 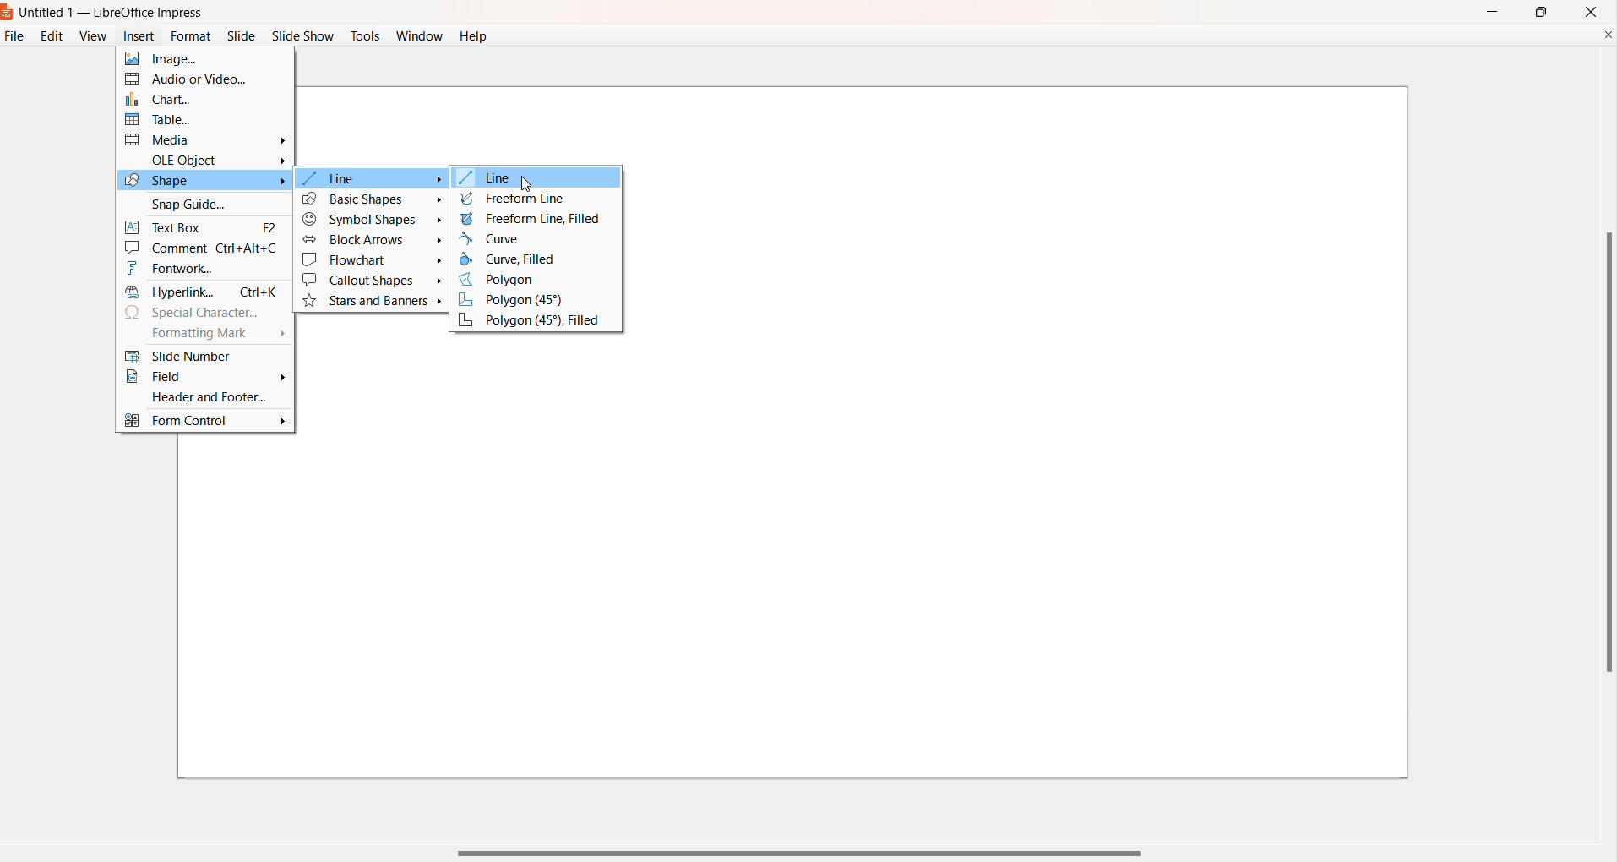 What do you see at coordinates (191, 35) in the screenshot?
I see `Format` at bounding box center [191, 35].